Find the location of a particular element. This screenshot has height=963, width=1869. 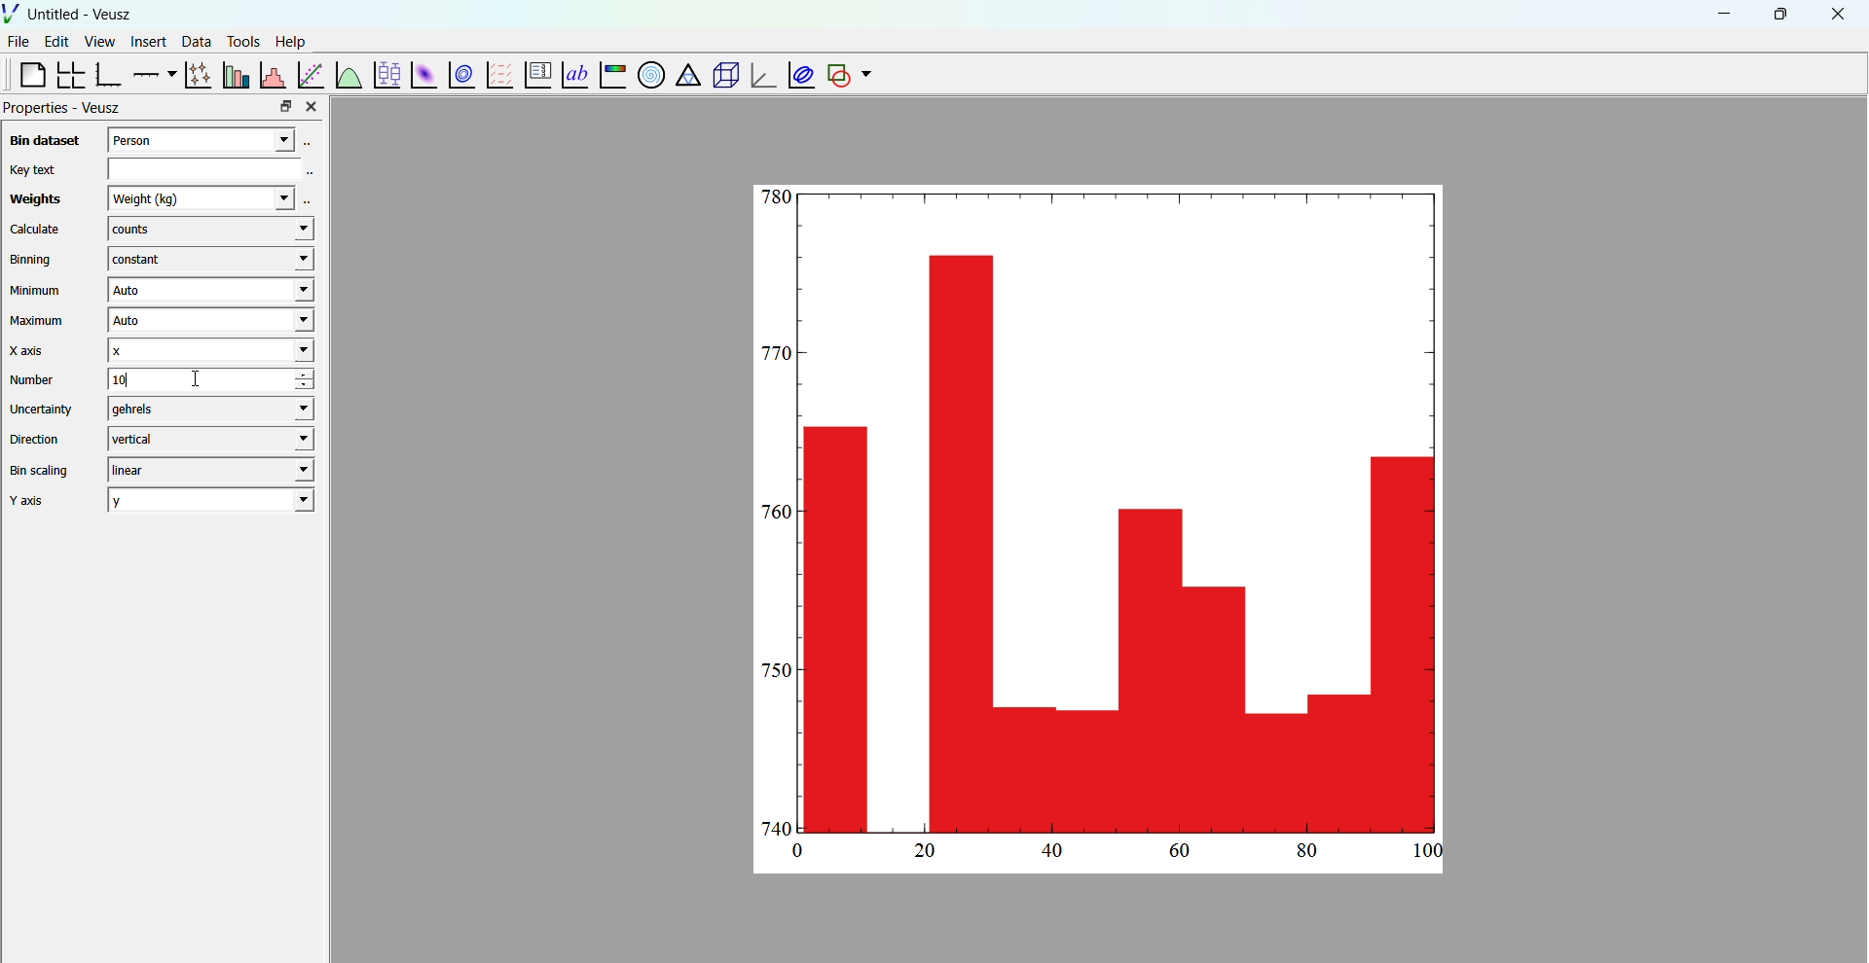

Arrange a graph in a grid is located at coordinates (69, 76).